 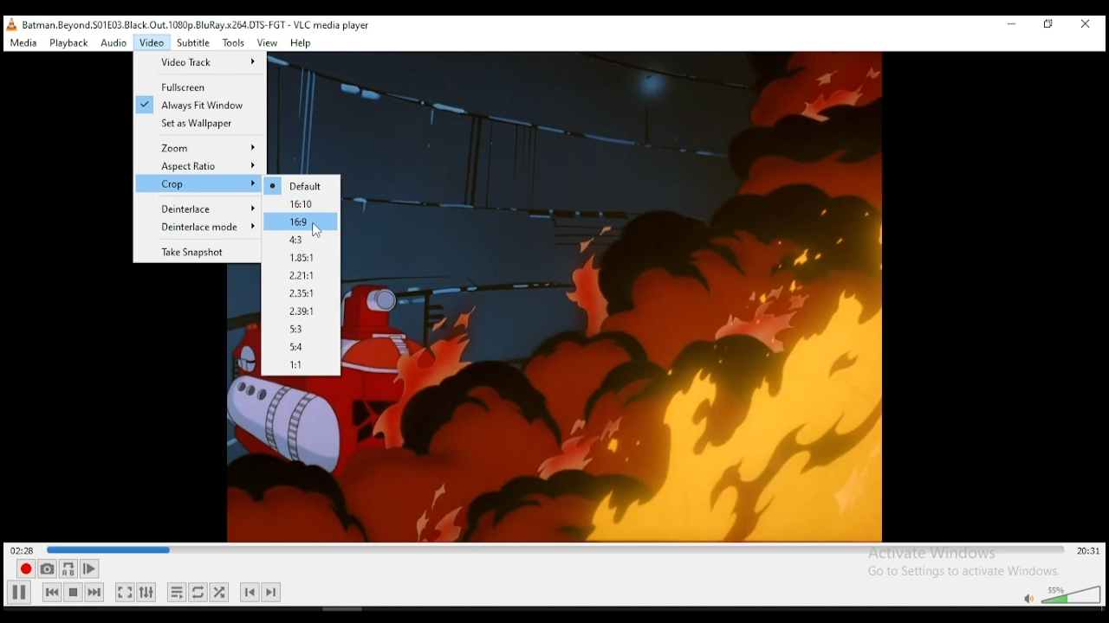 What do you see at coordinates (219, 591) in the screenshot?
I see `show extended settings` at bounding box center [219, 591].